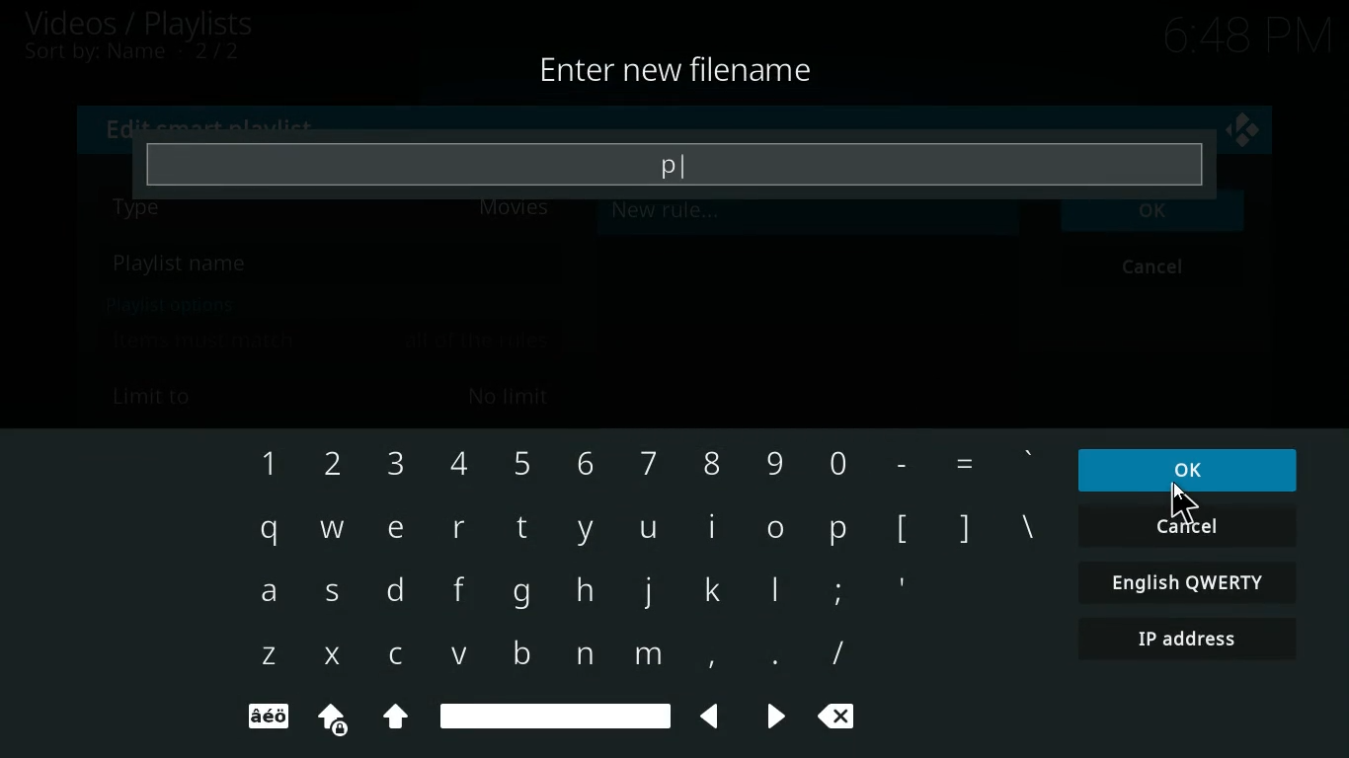  Describe the element at coordinates (452, 465) in the screenshot. I see `4` at that location.